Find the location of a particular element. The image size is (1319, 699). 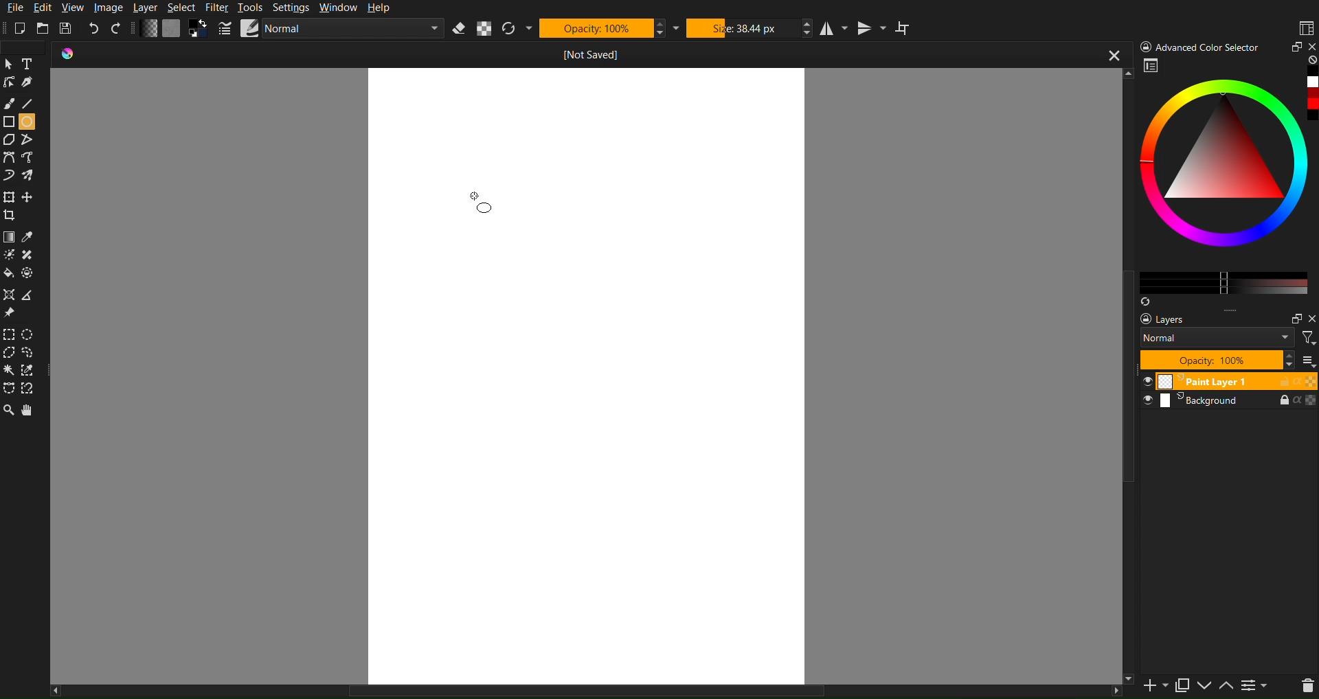

Open is located at coordinates (47, 27).